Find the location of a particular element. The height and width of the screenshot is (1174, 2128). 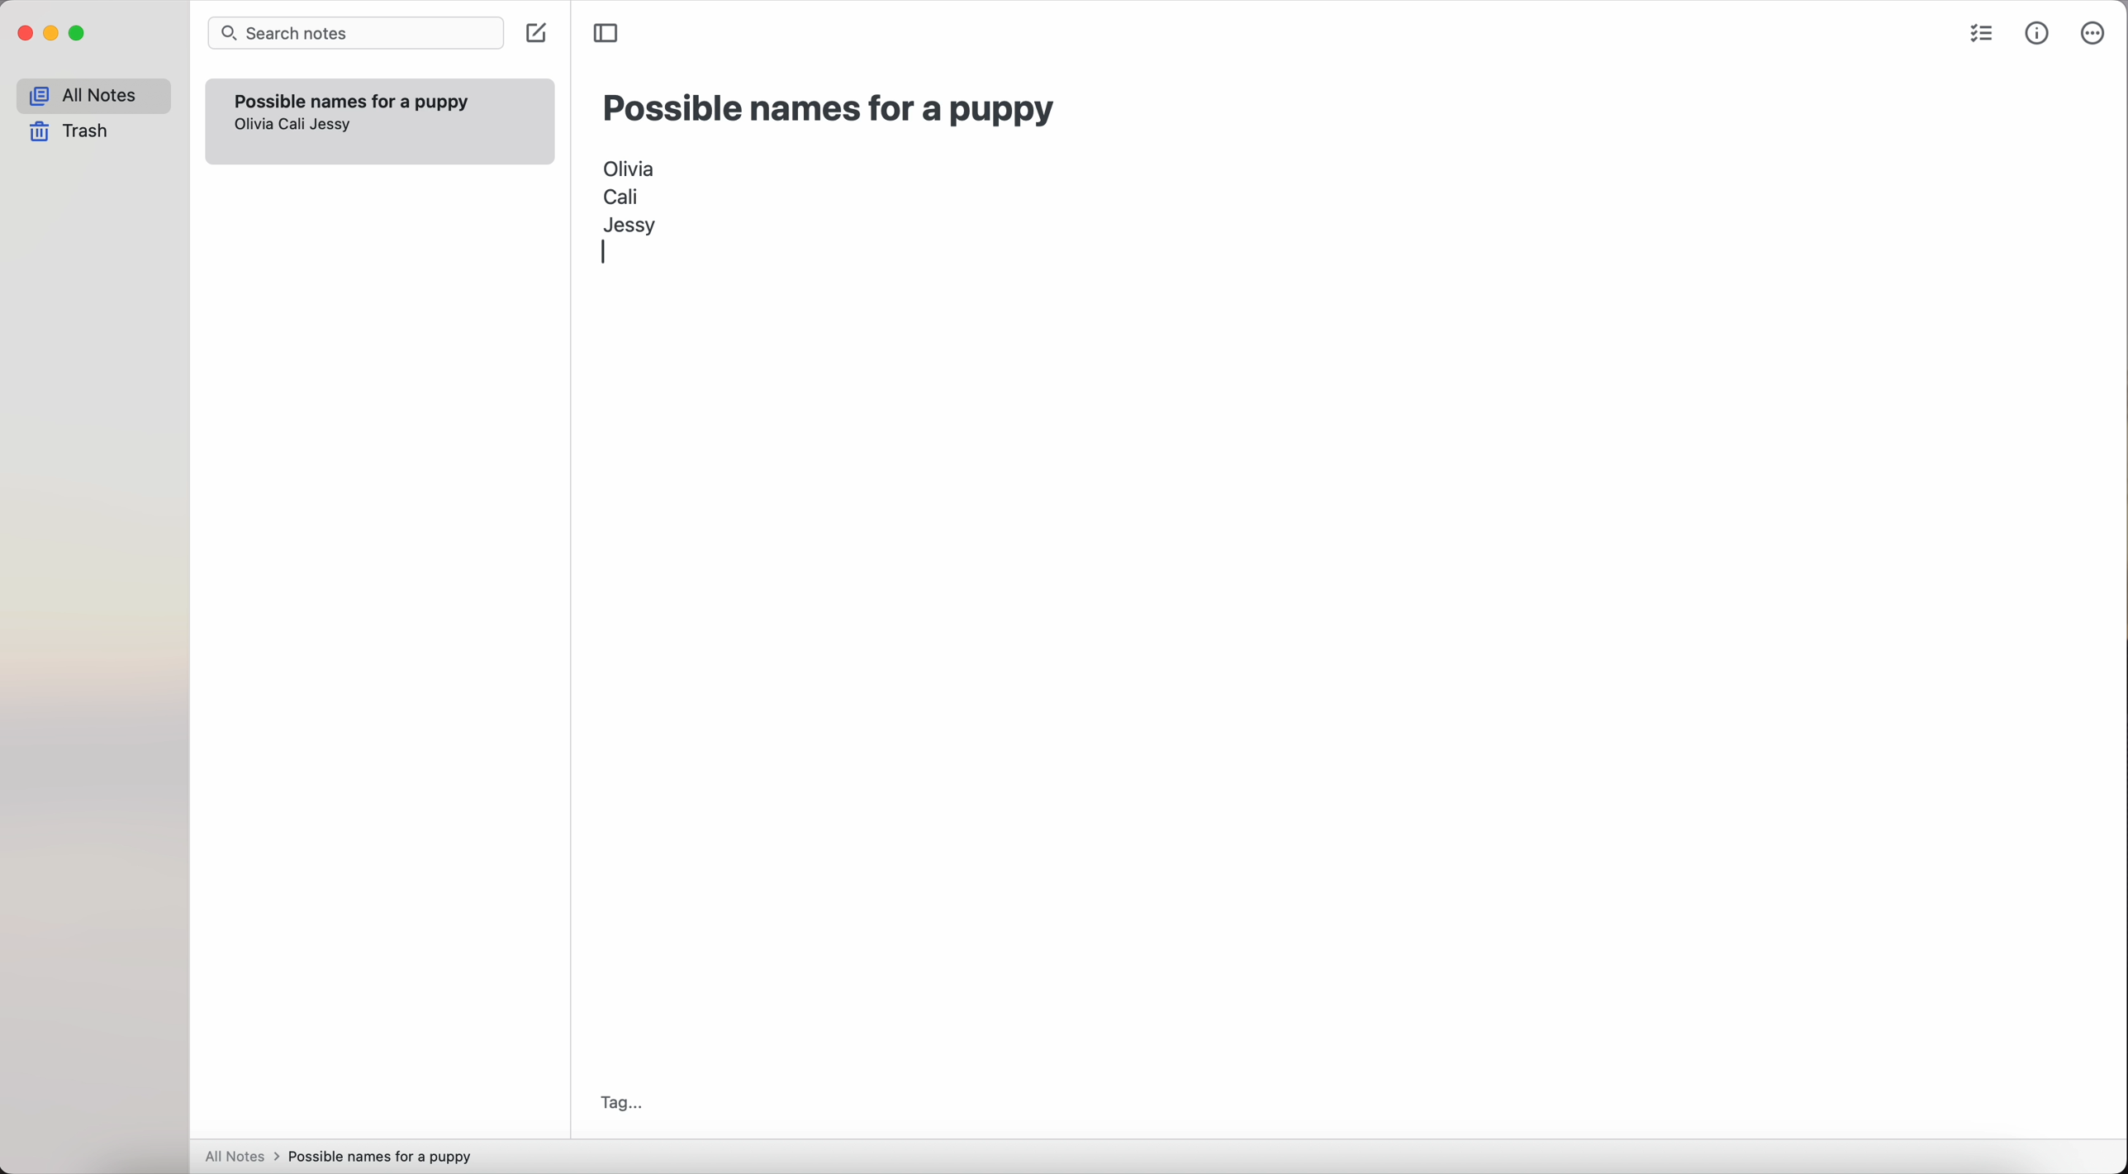

all notes > possible names for a puppy is located at coordinates (344, 1155).